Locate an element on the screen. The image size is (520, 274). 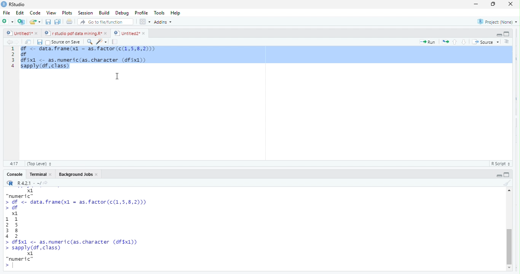
df data frame (x) = as factor c(1,5,8,2))) df essdf $x1 <- as.numertctas. character (4f$x1))sapply (df, class) is located at coordinates (269, 58).